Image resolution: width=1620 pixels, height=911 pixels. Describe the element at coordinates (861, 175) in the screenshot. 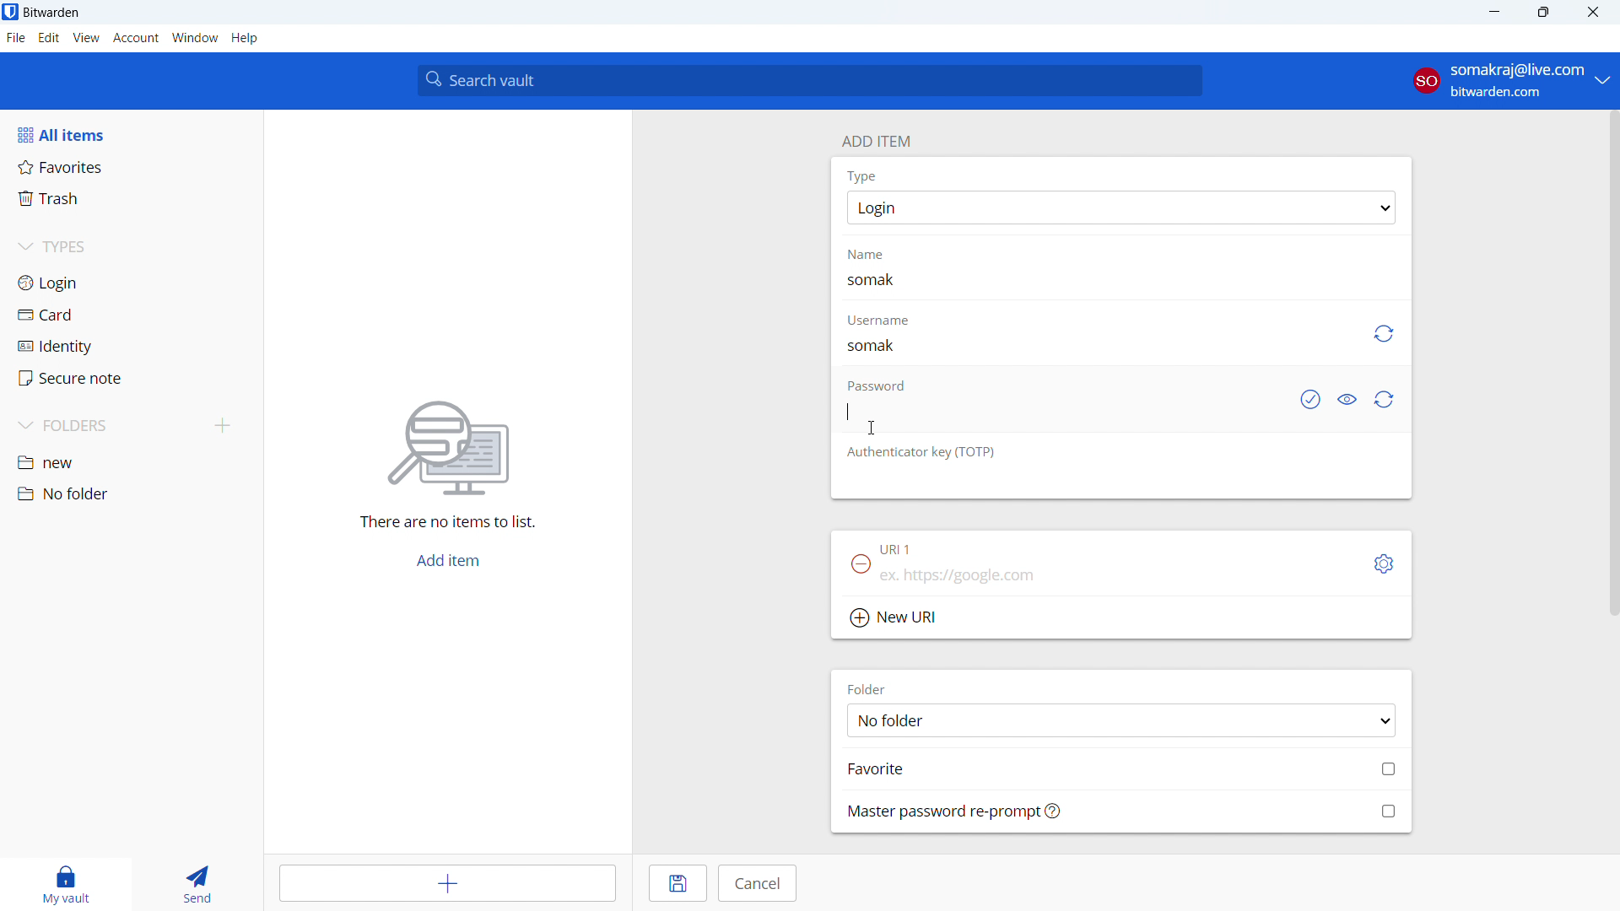

I see `Type` at that location.